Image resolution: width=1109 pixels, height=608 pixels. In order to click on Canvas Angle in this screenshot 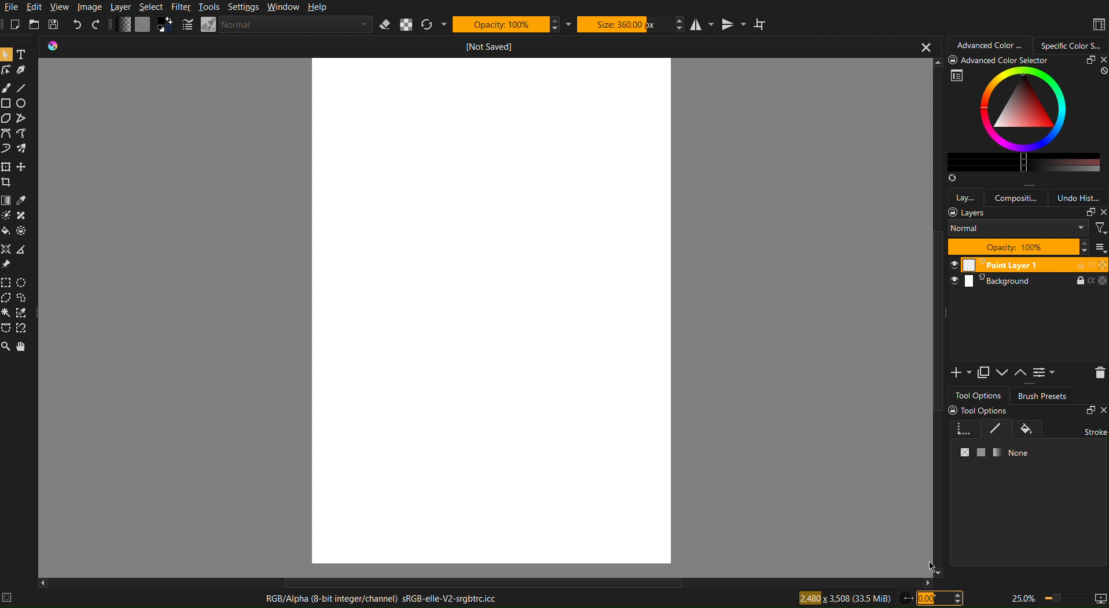, I will do `click(939, 600)`.